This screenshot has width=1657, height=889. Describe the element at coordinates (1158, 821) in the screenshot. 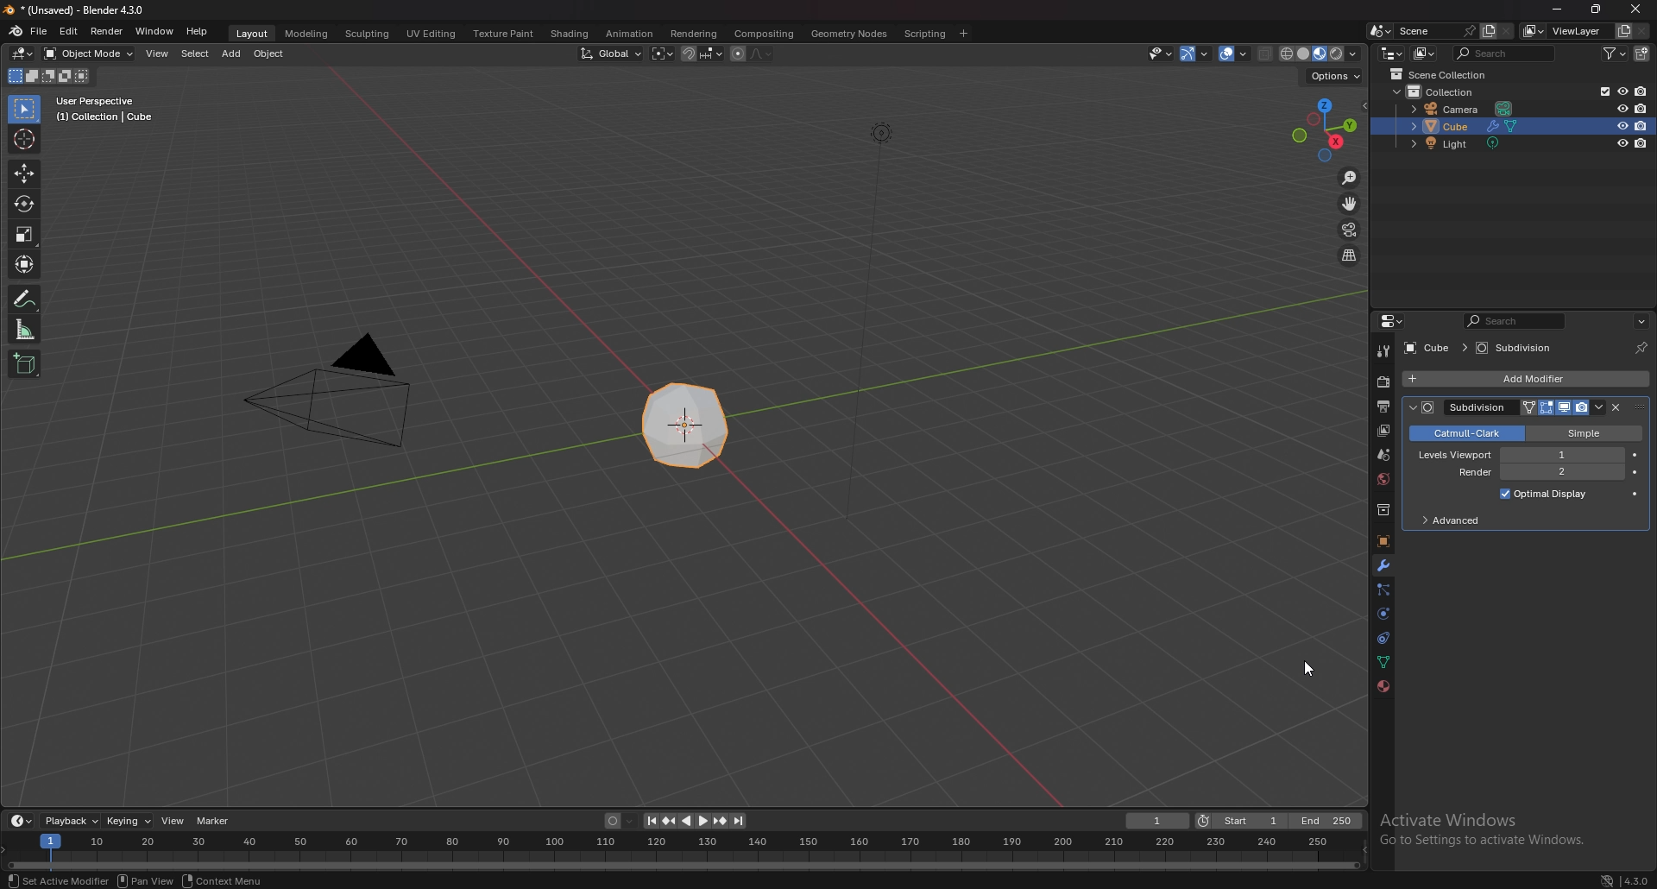

I see `current frame` at that location.